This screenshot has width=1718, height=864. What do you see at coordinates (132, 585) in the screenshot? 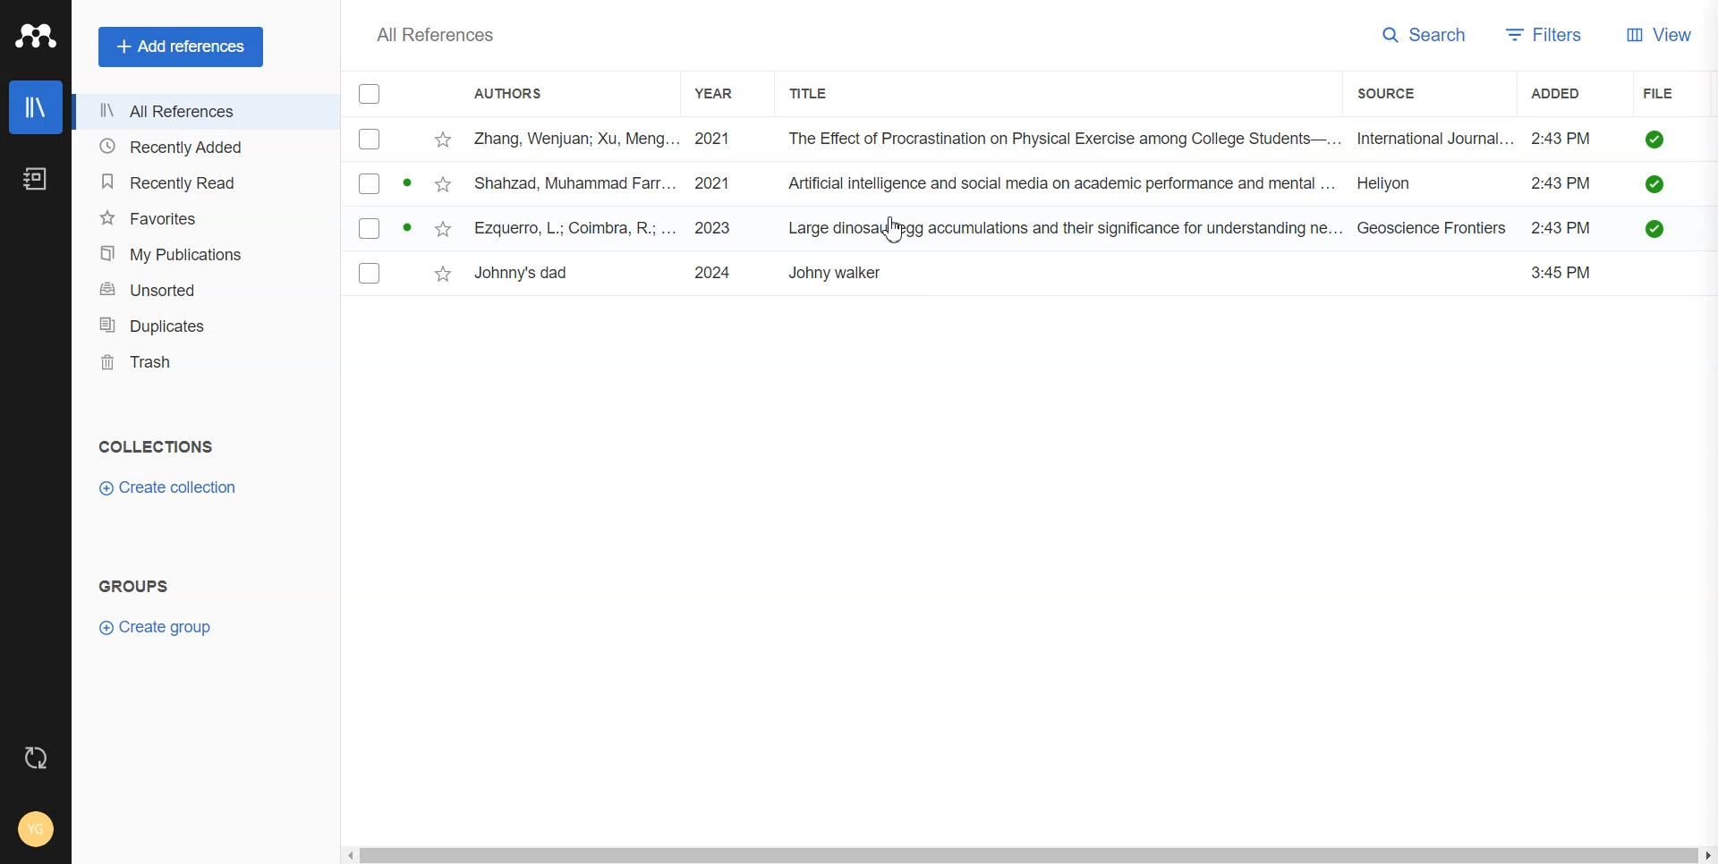
I see `Groups` at bounding box center [132, 585].